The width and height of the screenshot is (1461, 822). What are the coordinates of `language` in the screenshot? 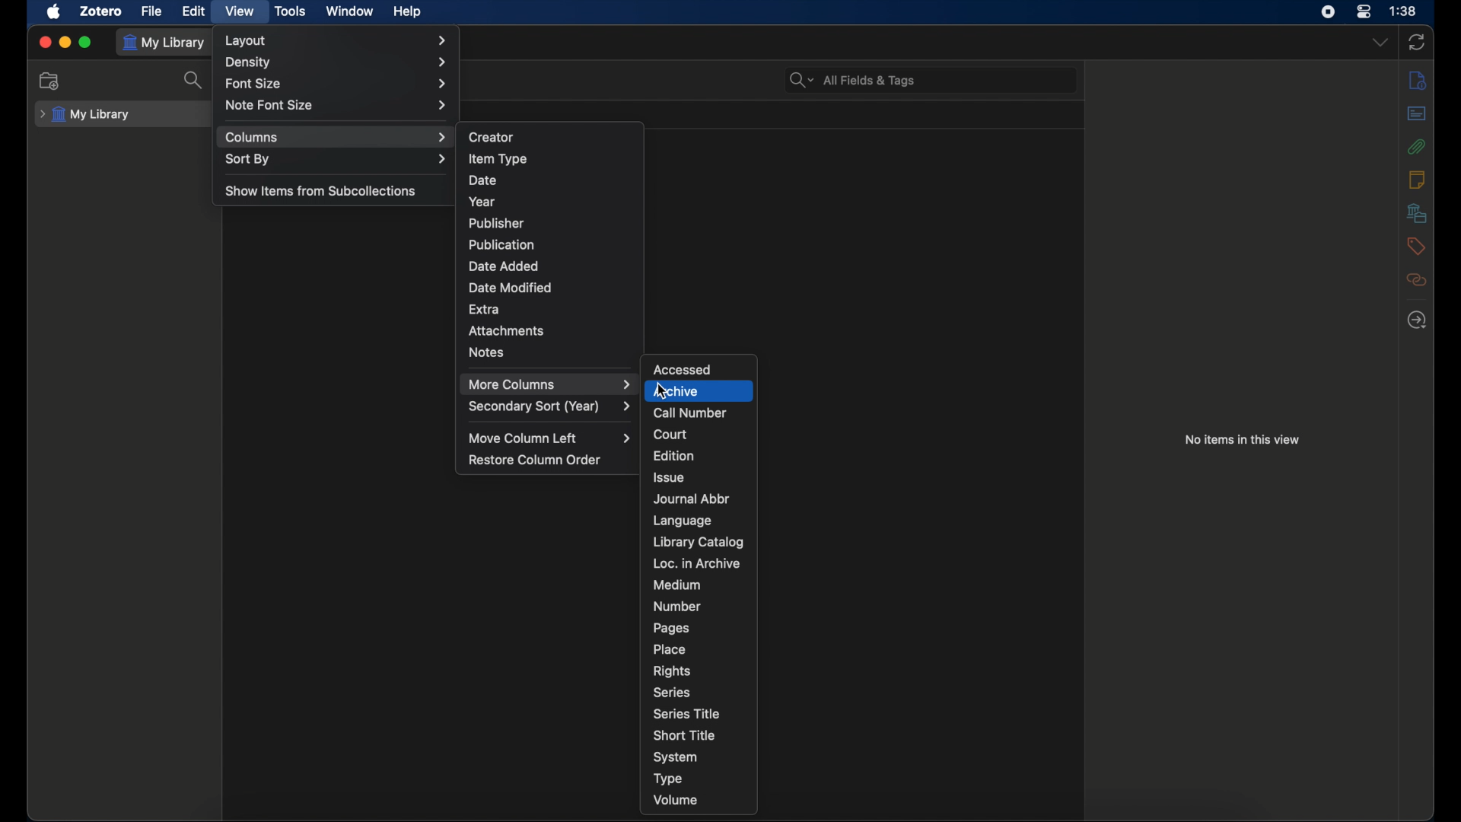 It's located at (683, 521).